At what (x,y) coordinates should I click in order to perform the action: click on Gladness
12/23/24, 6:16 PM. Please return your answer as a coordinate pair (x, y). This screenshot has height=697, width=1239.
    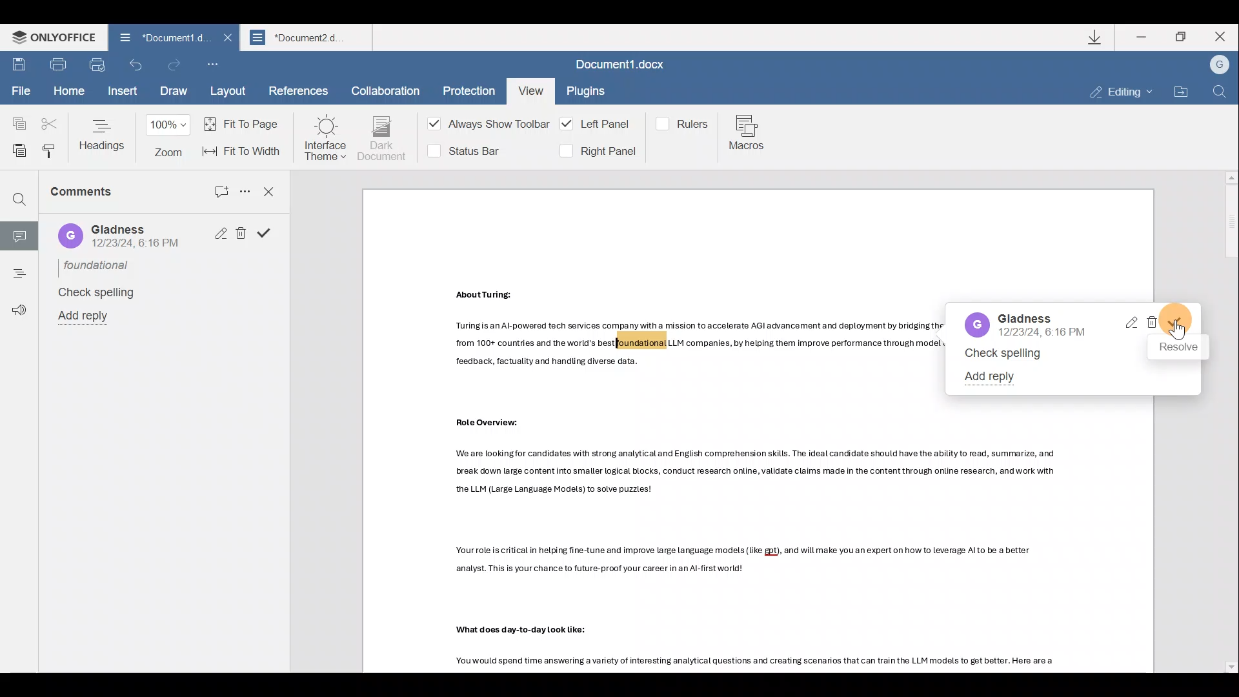
    Looking at the image, I should click on (1025, 325).